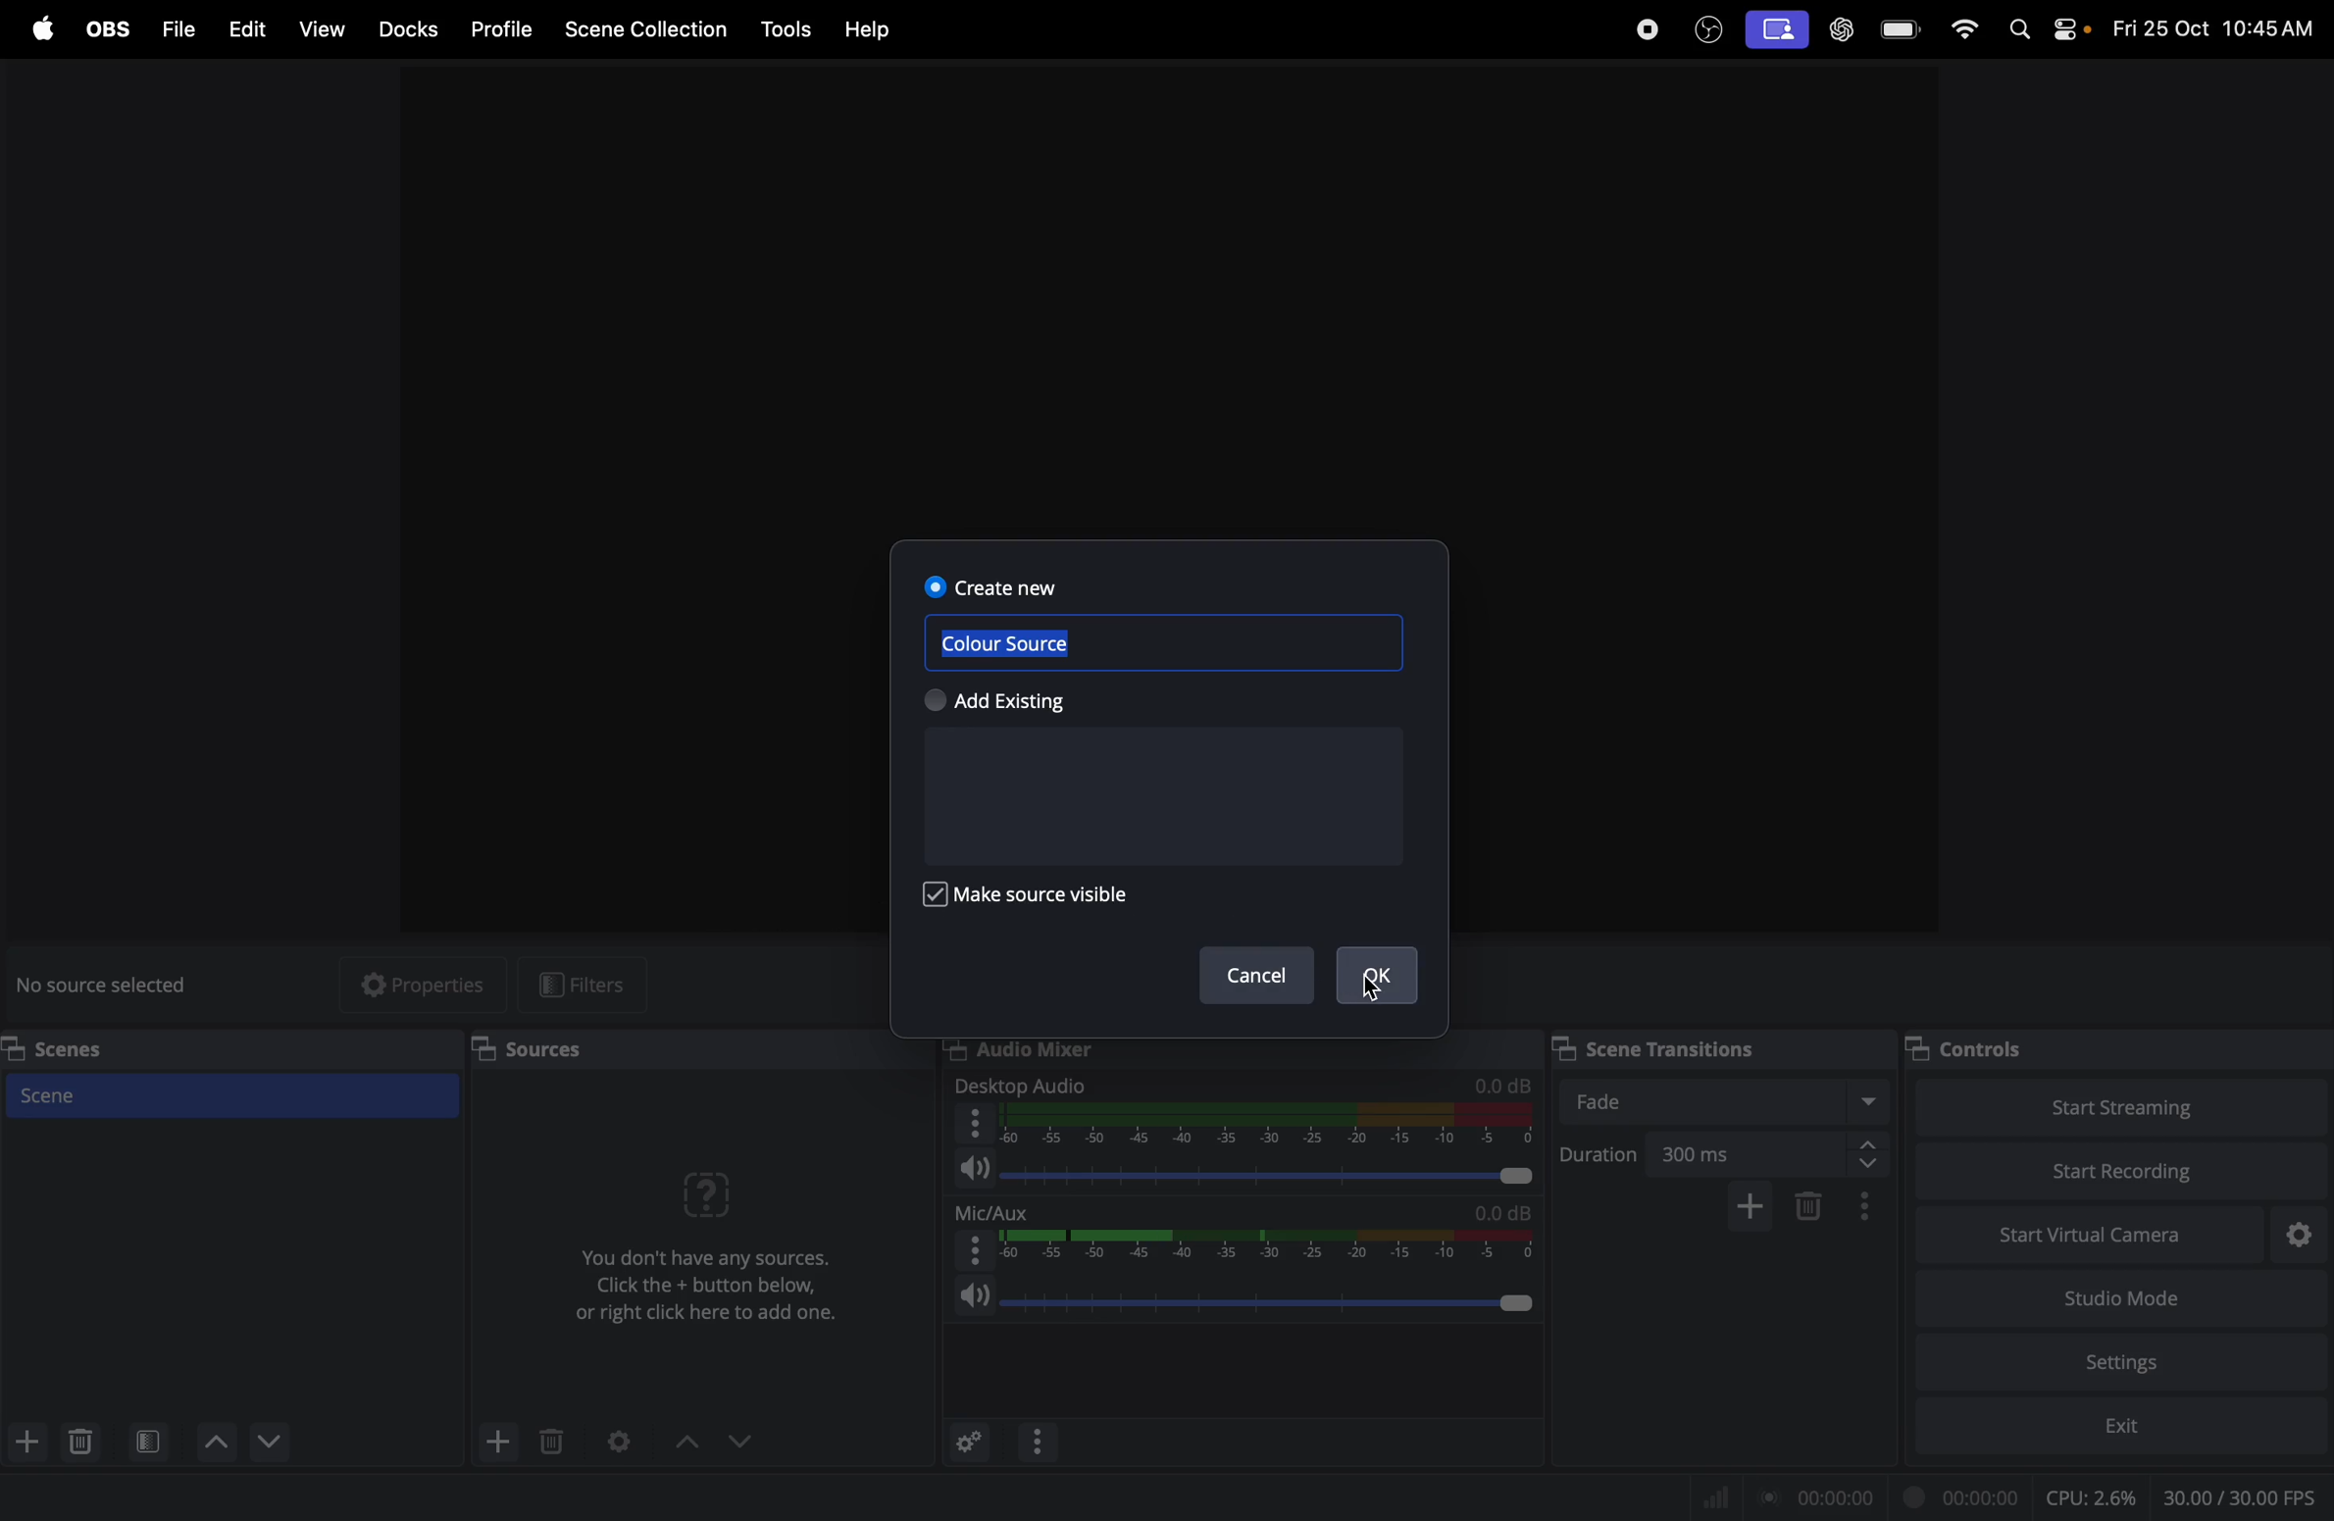 This screenshot has width=2334, height=1521. I want to click on range select, so click(1259, 1243).